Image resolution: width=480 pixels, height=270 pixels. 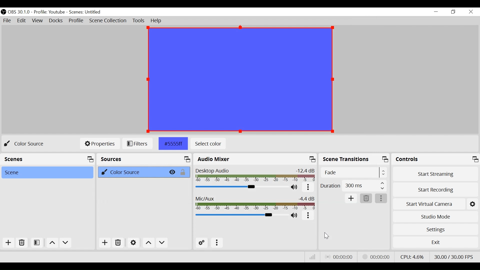 I want to click on more options, so click(x=308, y=187).